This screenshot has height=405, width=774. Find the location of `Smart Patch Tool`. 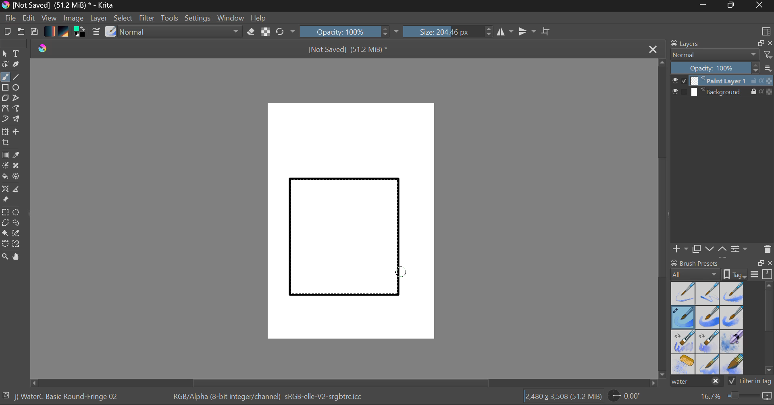

Smart Patch Tool is located at coordinates (19, 167).